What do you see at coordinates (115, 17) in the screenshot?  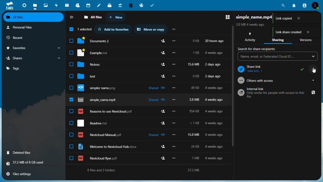 I see `new` at bounding box center [115, 17].